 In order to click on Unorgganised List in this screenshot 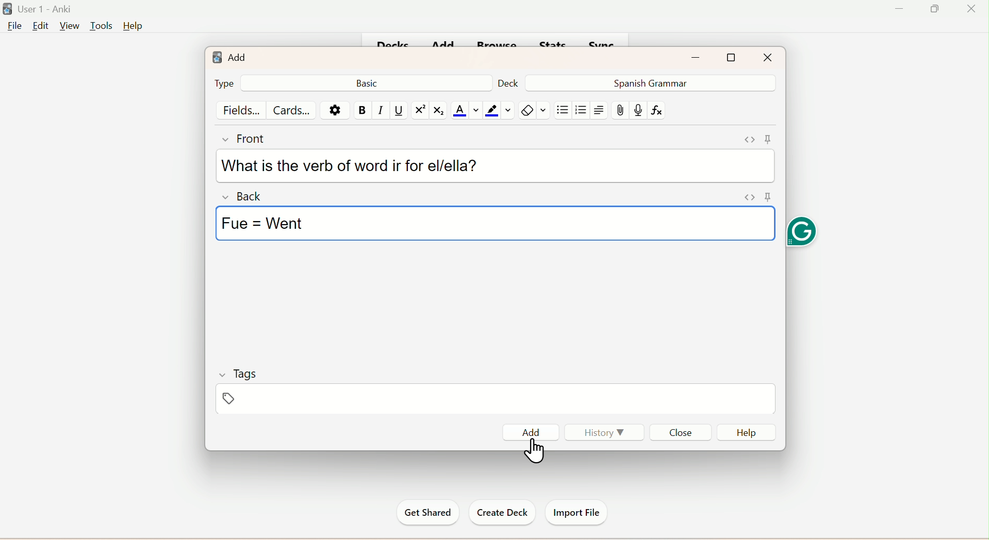, I will do `click(563, 110)`.